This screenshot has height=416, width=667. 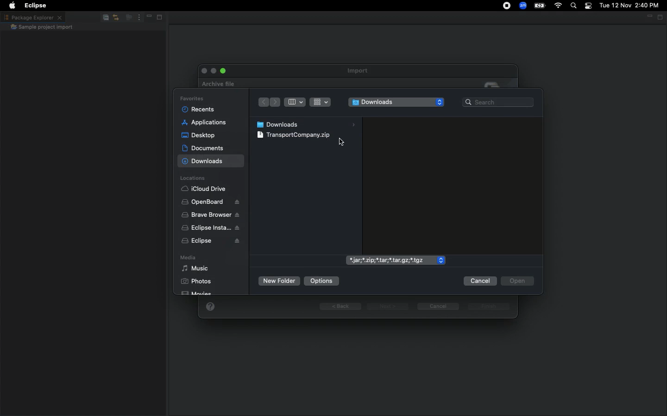 What do you see at coordinates (295, 135) in the screenshot?
I see `TransportCompany.zip` at bounding box center [295, 135].